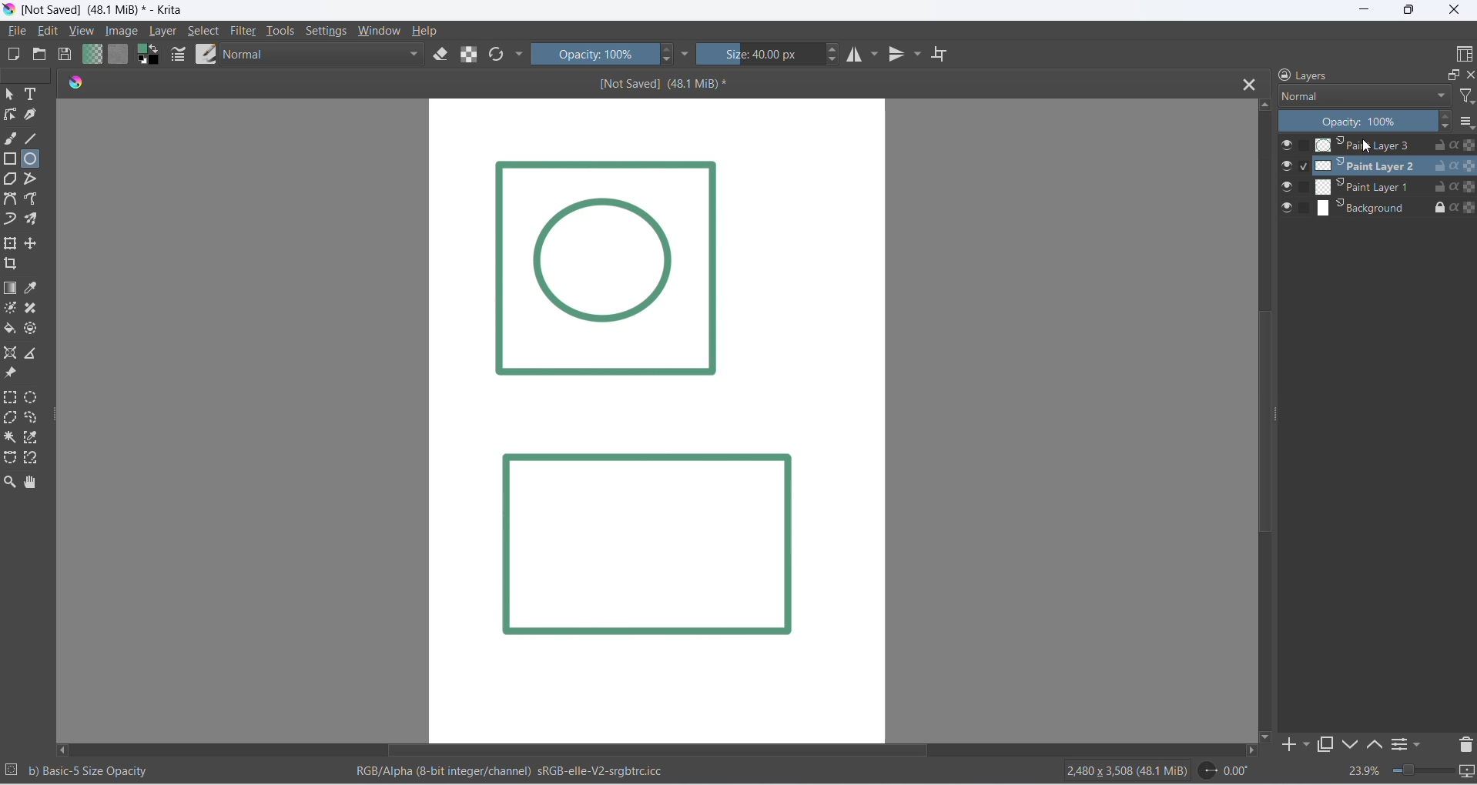 The image size is (1477, 785). I want to click on wrap around mode, so click(945, 55).